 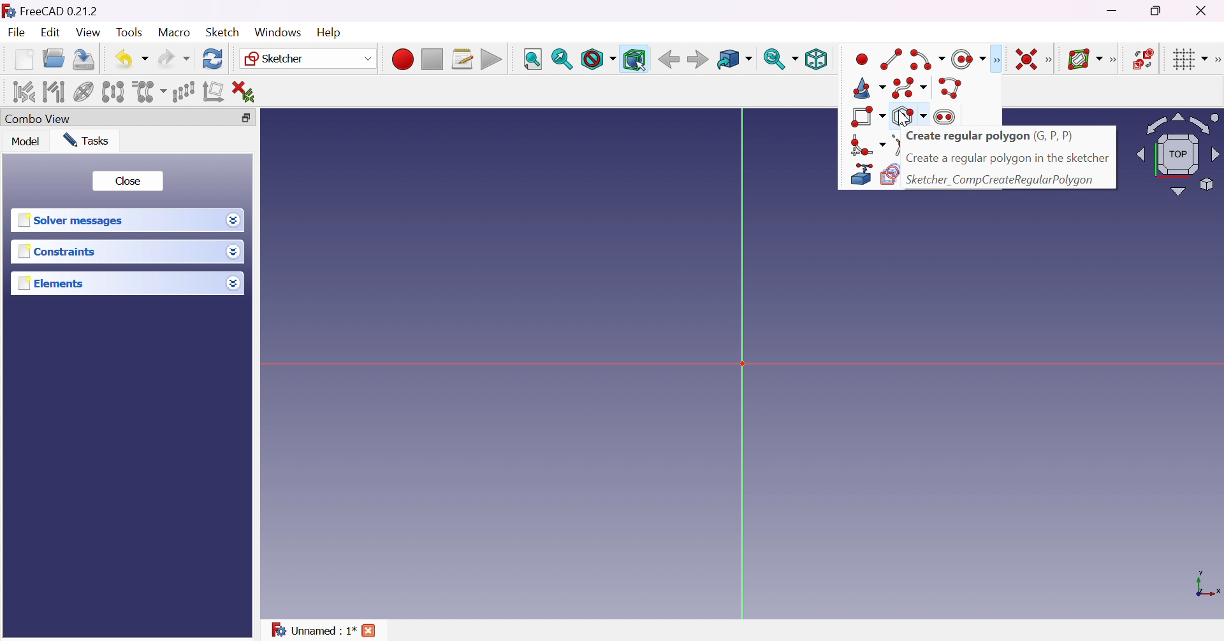 I want to click on [Sketcher edit model], so click(x=945, y=61).